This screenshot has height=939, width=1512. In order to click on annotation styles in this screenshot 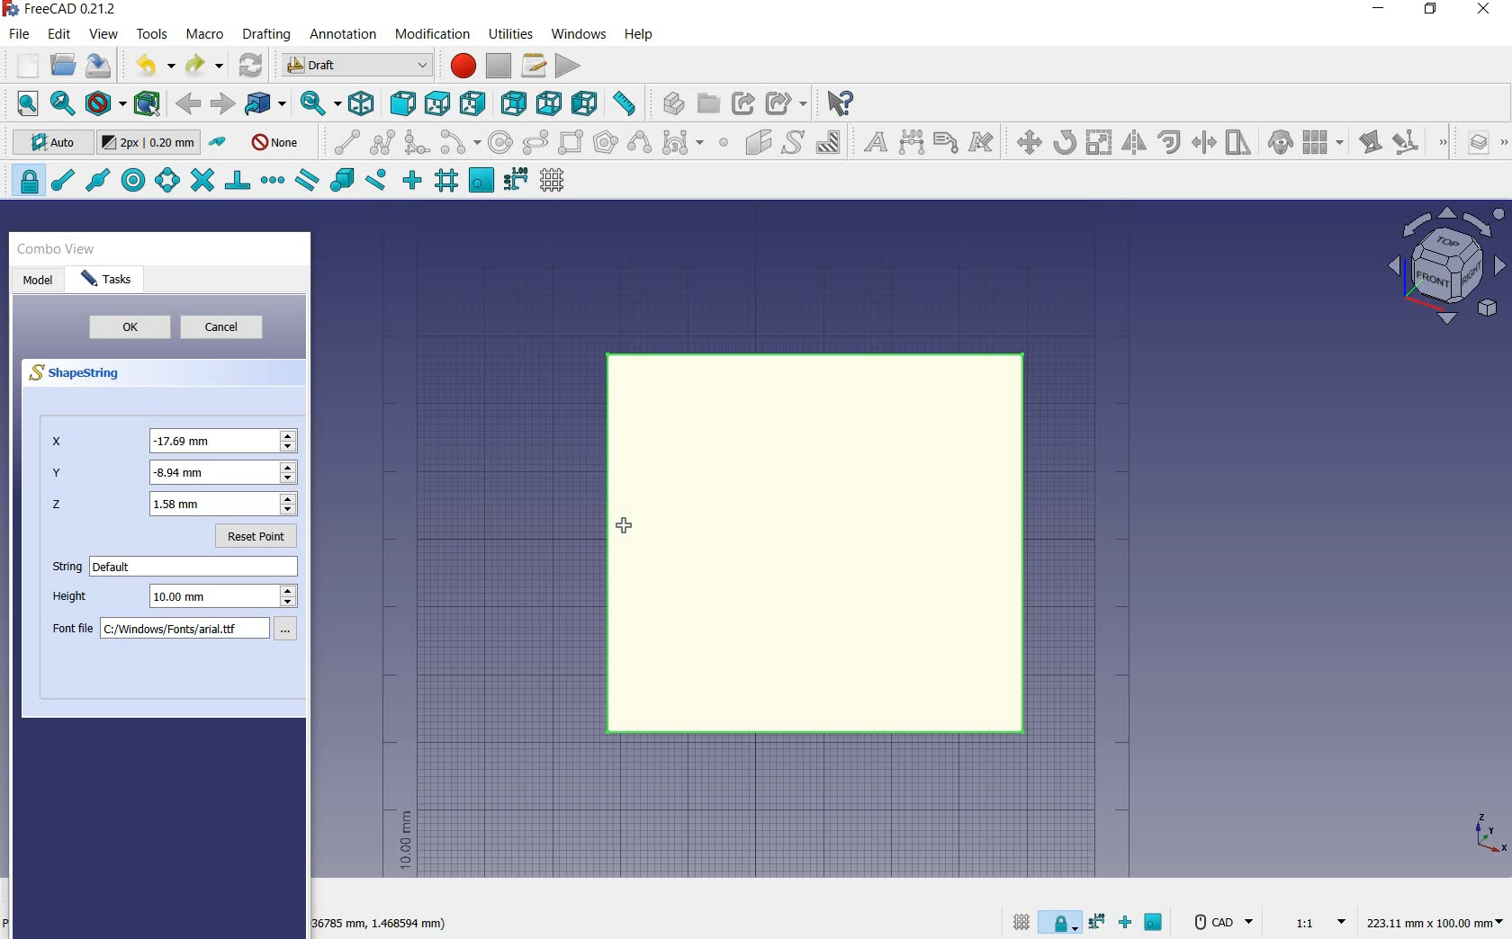, I will do `click(983, 145)`.